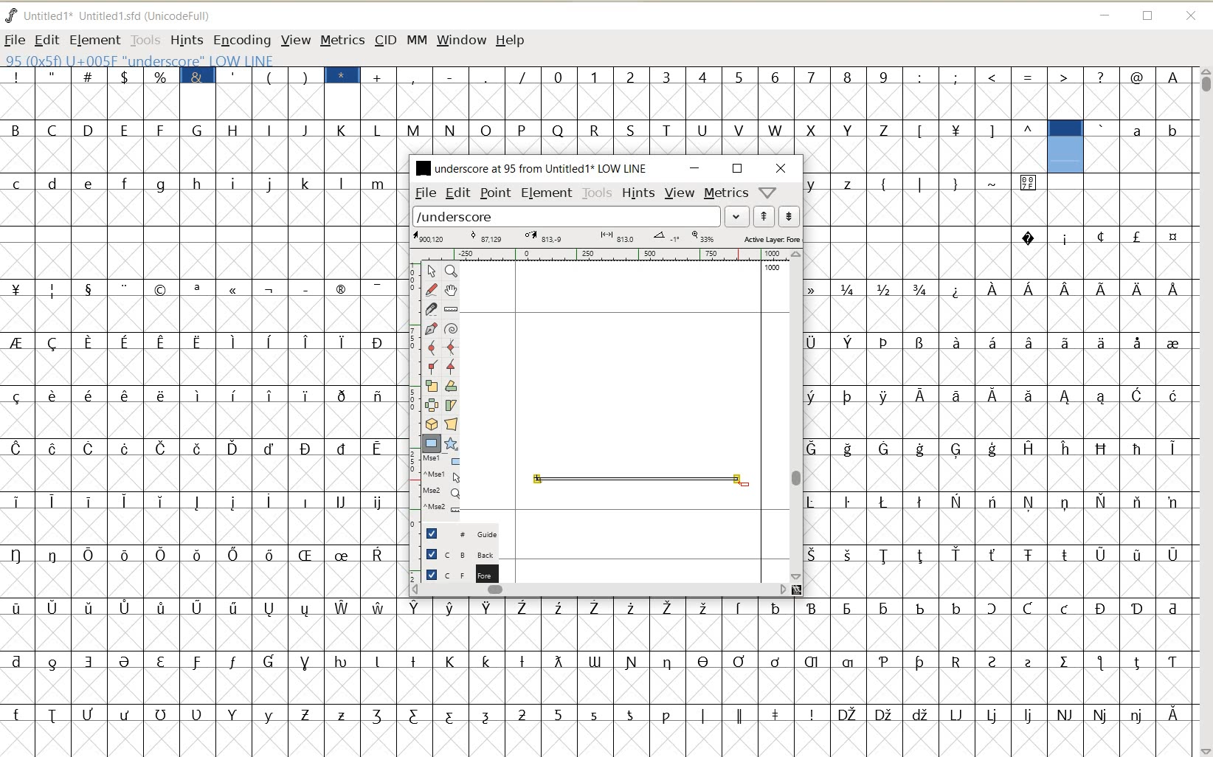 The height and width of the screenshot is (757, 1213). I want to click on FILE, so click(424, 193).